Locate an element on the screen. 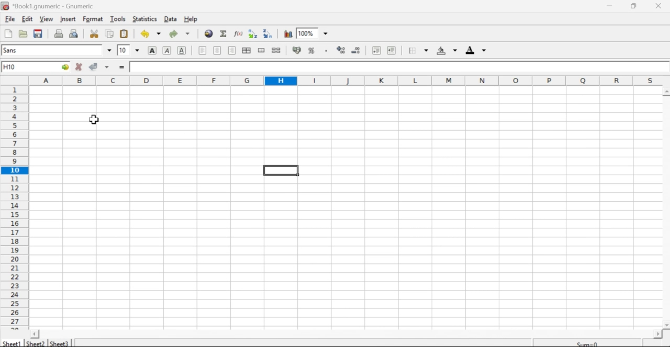 The height and width of the screenshot is (347, 670). Cell color is located at coordinates (445, 51).